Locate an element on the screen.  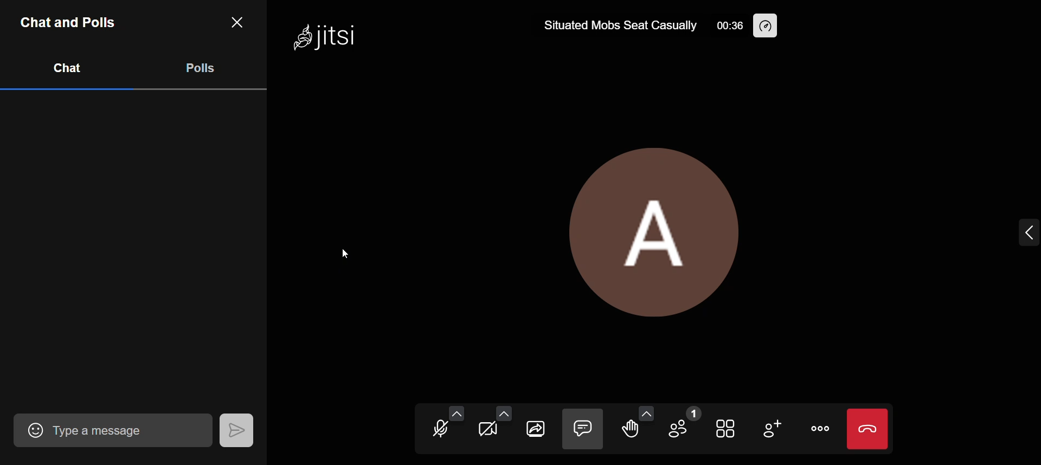
cursor is located at coordinates (350, 251).